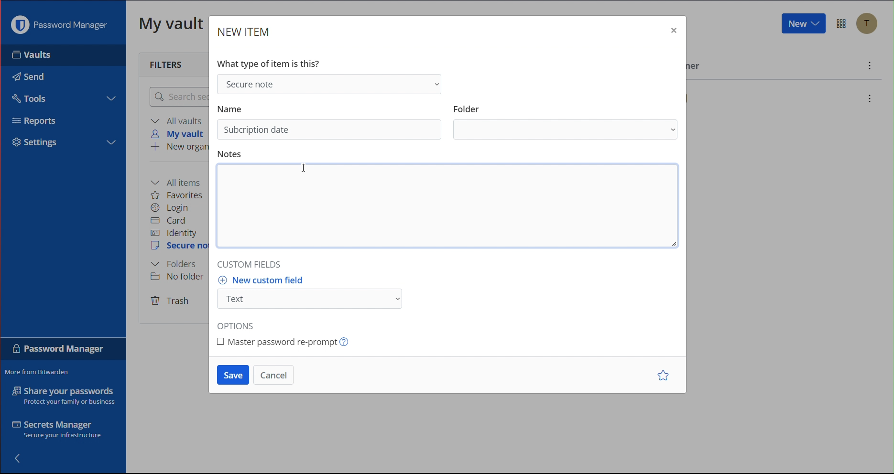 This screenshot has height=474, width=894. What do you see at coordinates (178, 120) in the screenshot?
I see `All vaults` at bounding box center [178, 120].